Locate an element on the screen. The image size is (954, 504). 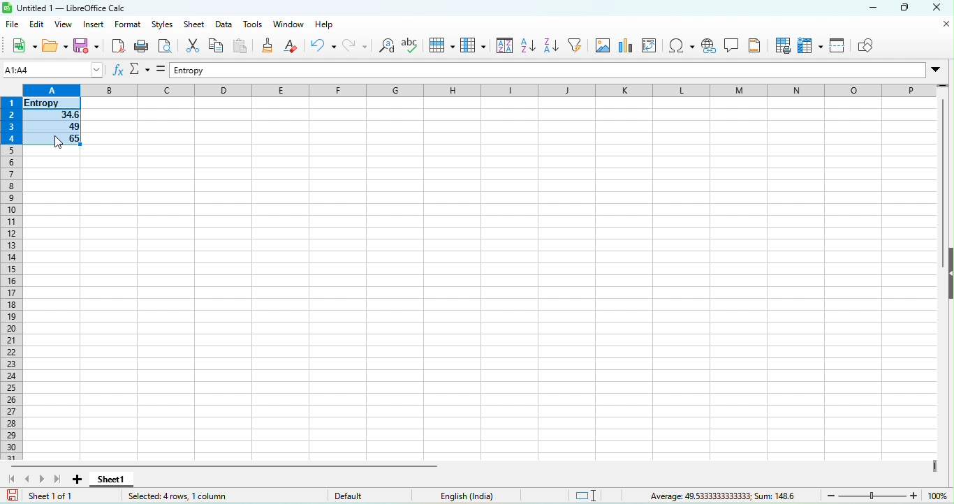
zoom slider is located at coordinates (874, 495).